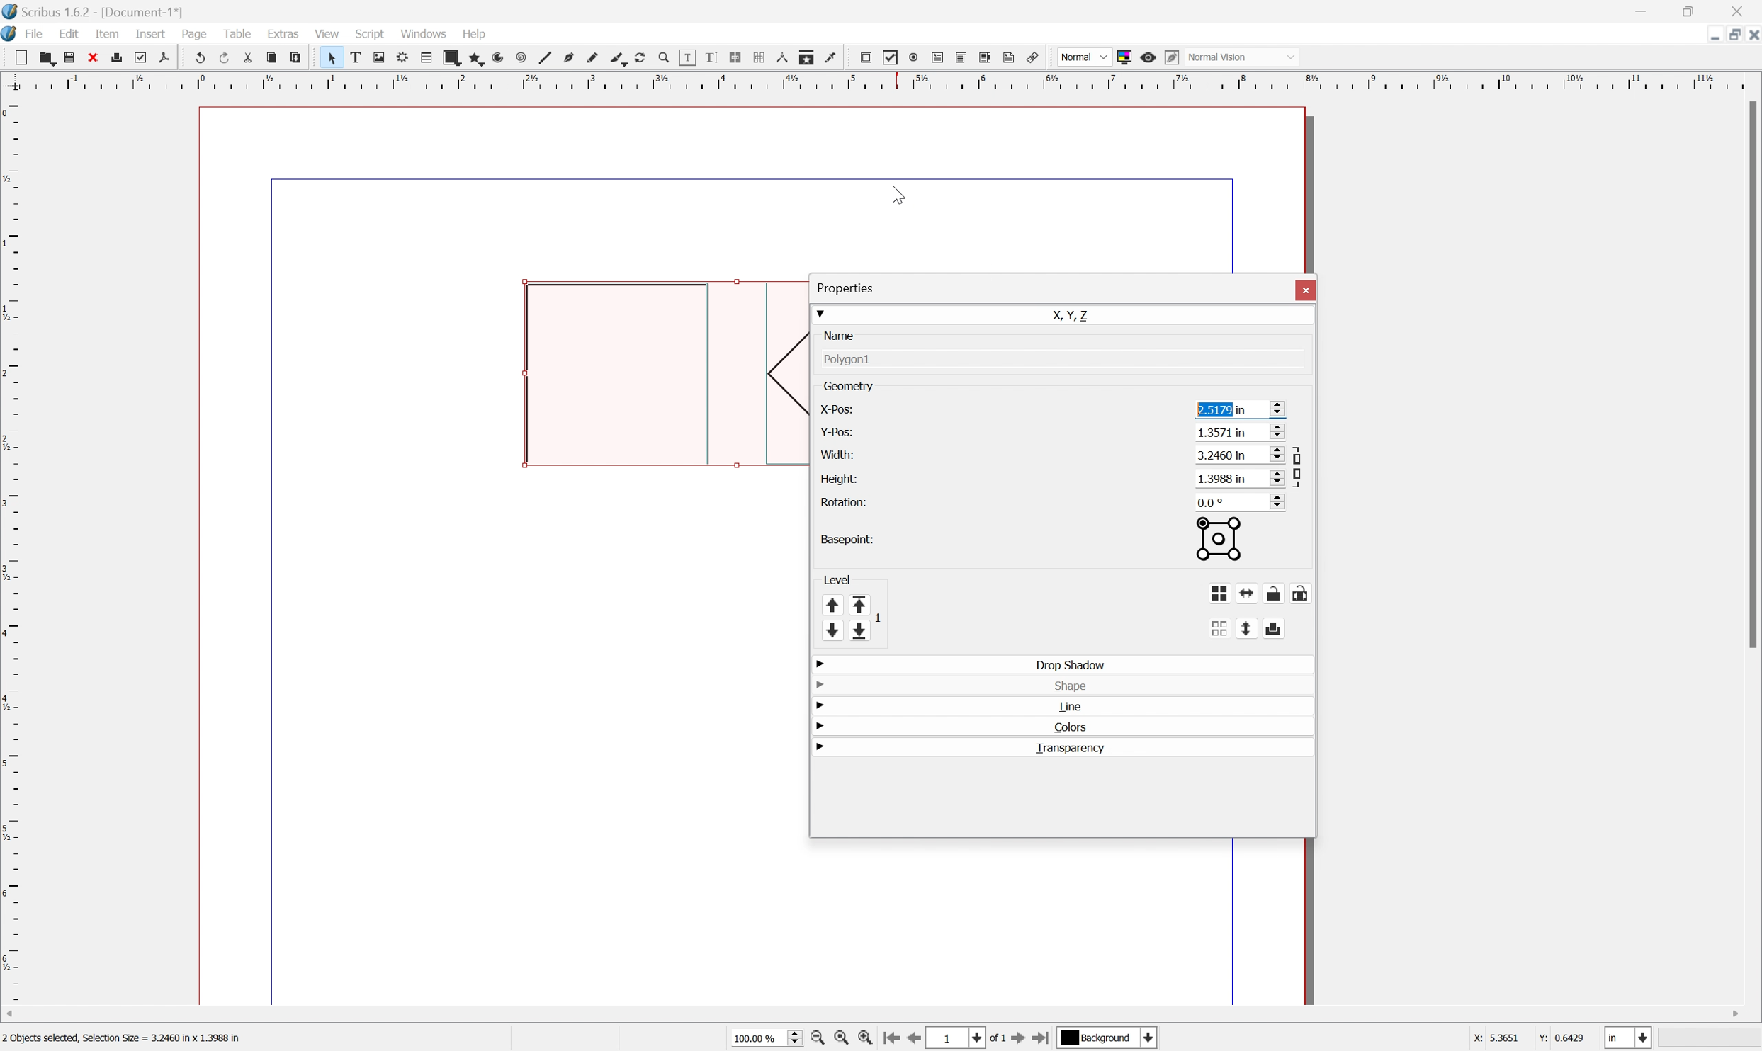 The width and height of the screenshot is (1762, 1051). I want to click on item, so click(108, 34).